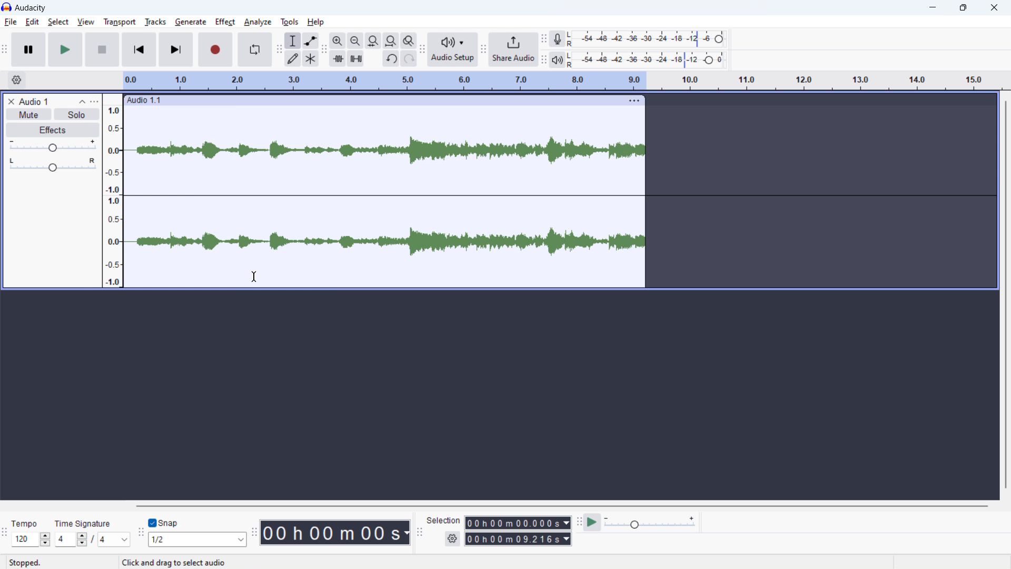 The width and height of the screenshot is (1011, 569). Describe the element at coordinates (420, 533) in the screenshot. I see `selection toolbar` at that location.